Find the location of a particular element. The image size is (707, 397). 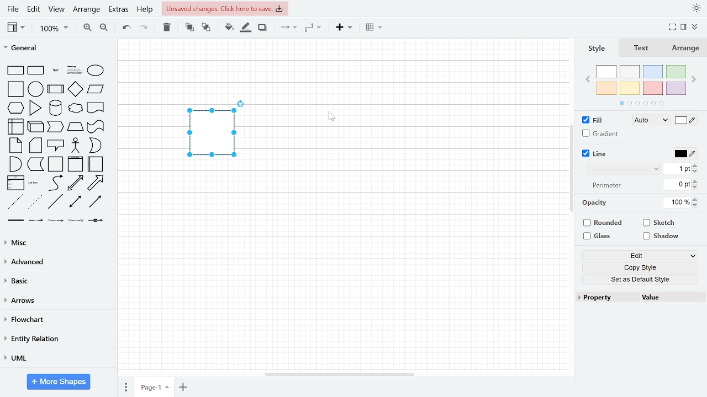

decrease line width is located at coordinates (696, 173).